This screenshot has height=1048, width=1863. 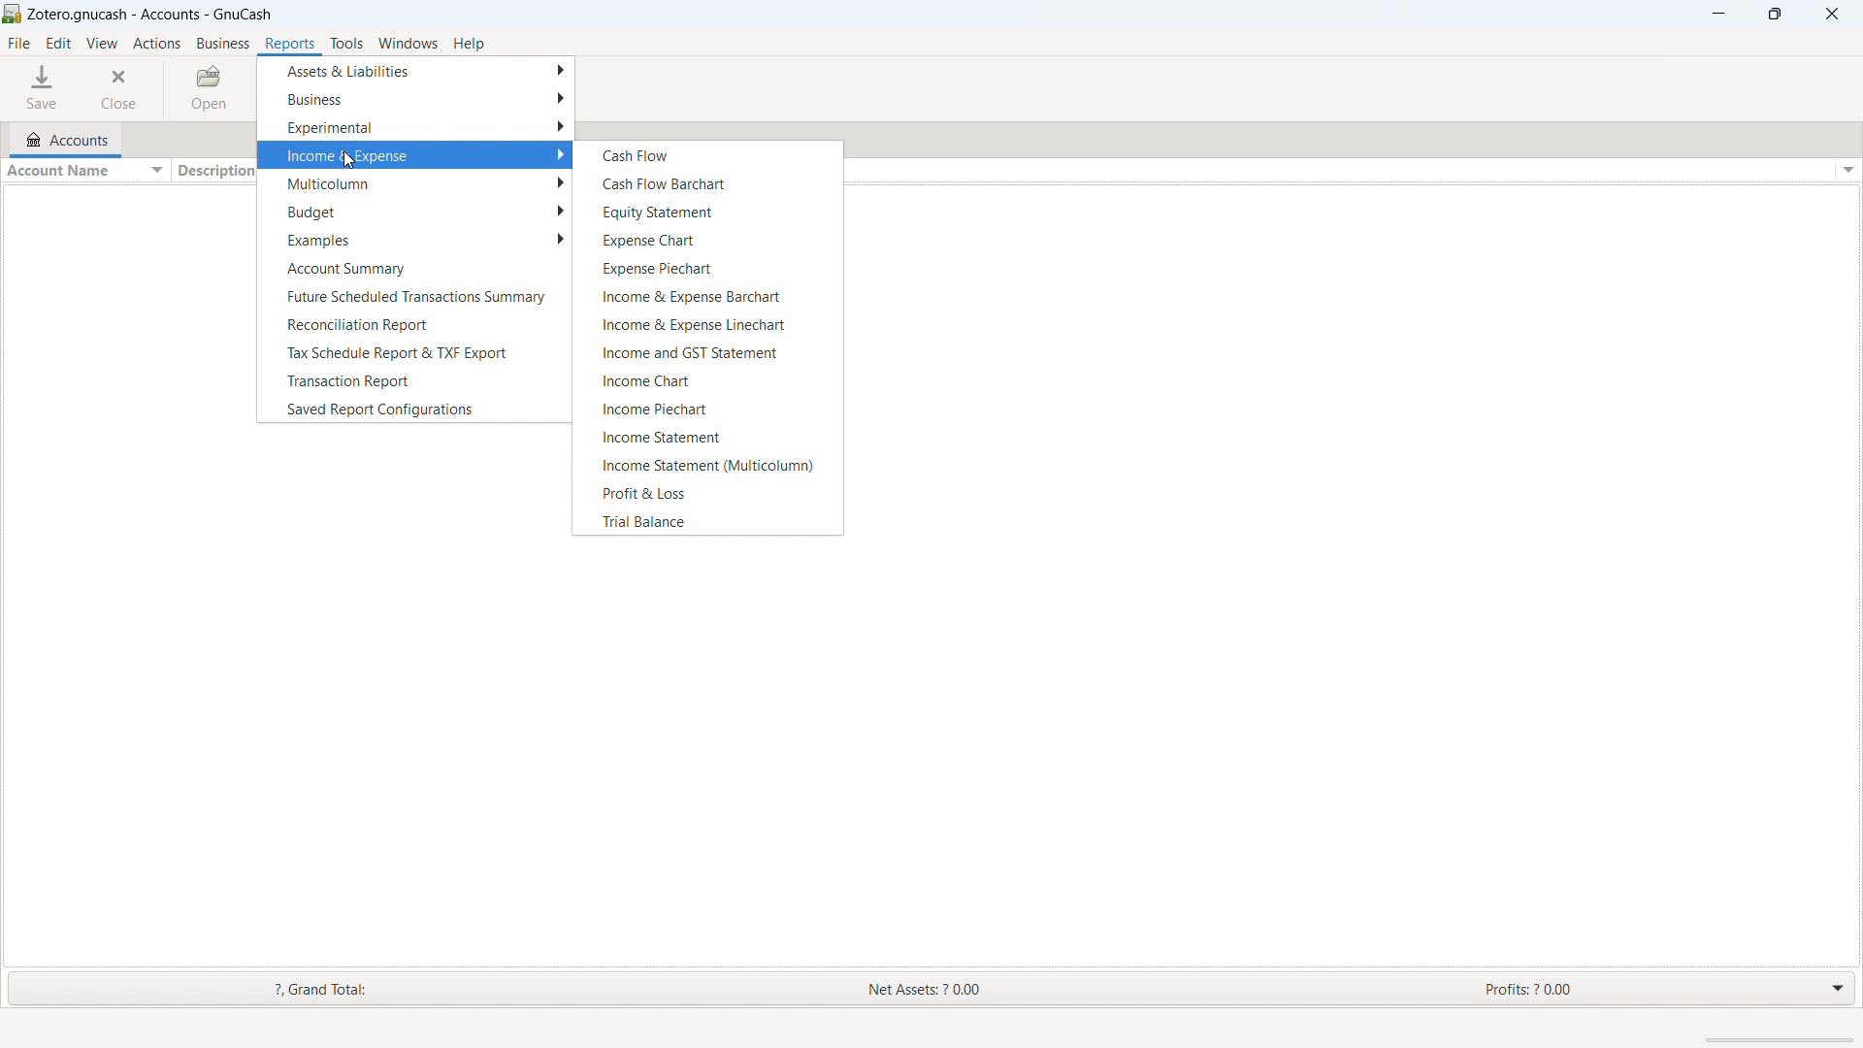 What do you see at coordinates (213, 172) in the screenshot?
I see `sort by description` at bounding box center [213, 172].